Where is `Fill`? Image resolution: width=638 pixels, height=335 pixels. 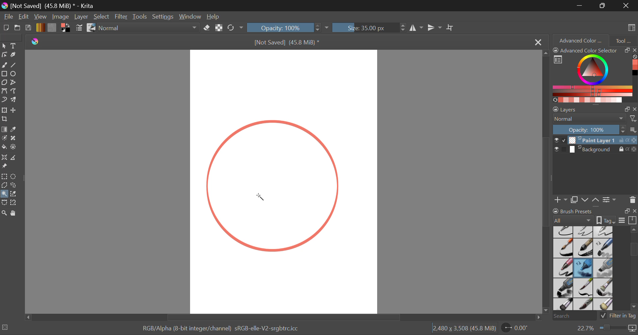
Fill is located at coordinates (4, 146).